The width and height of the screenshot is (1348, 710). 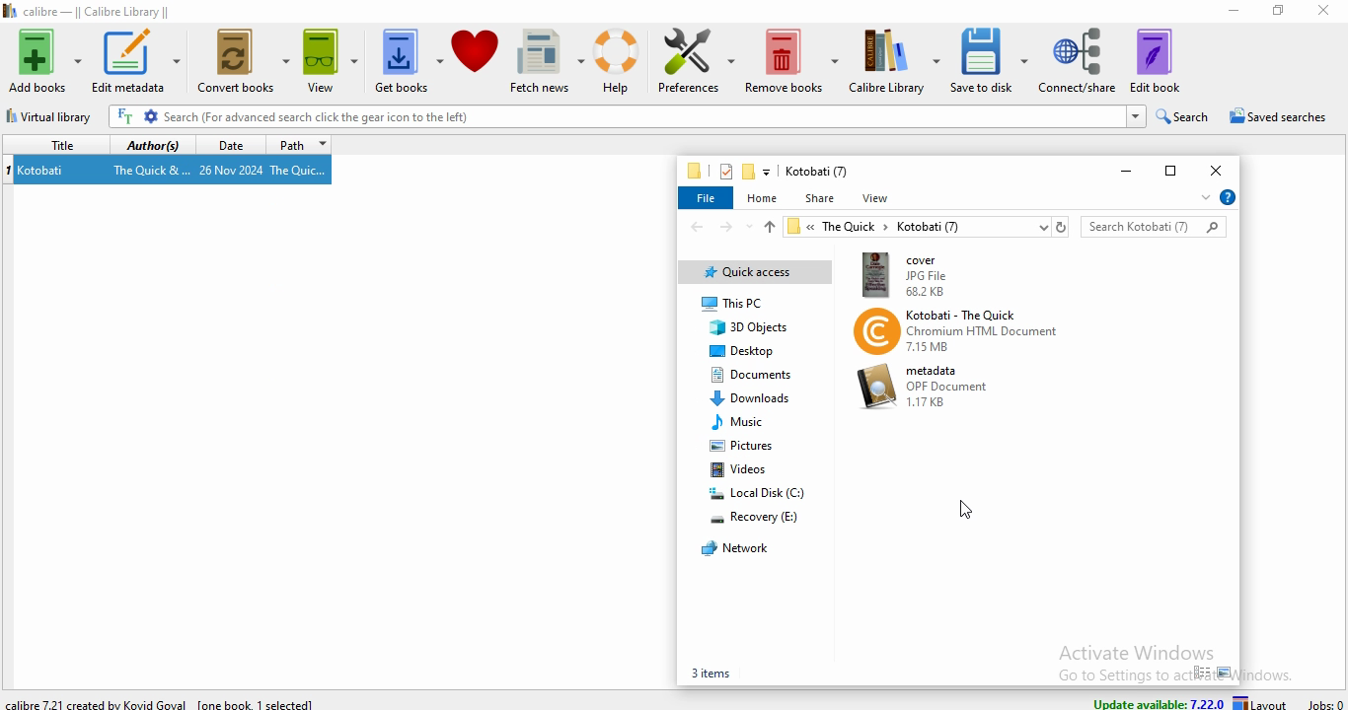 What do you see at coordinates (878, 198) in the screenshot?
I see `view` at bounding box center [878, 198].